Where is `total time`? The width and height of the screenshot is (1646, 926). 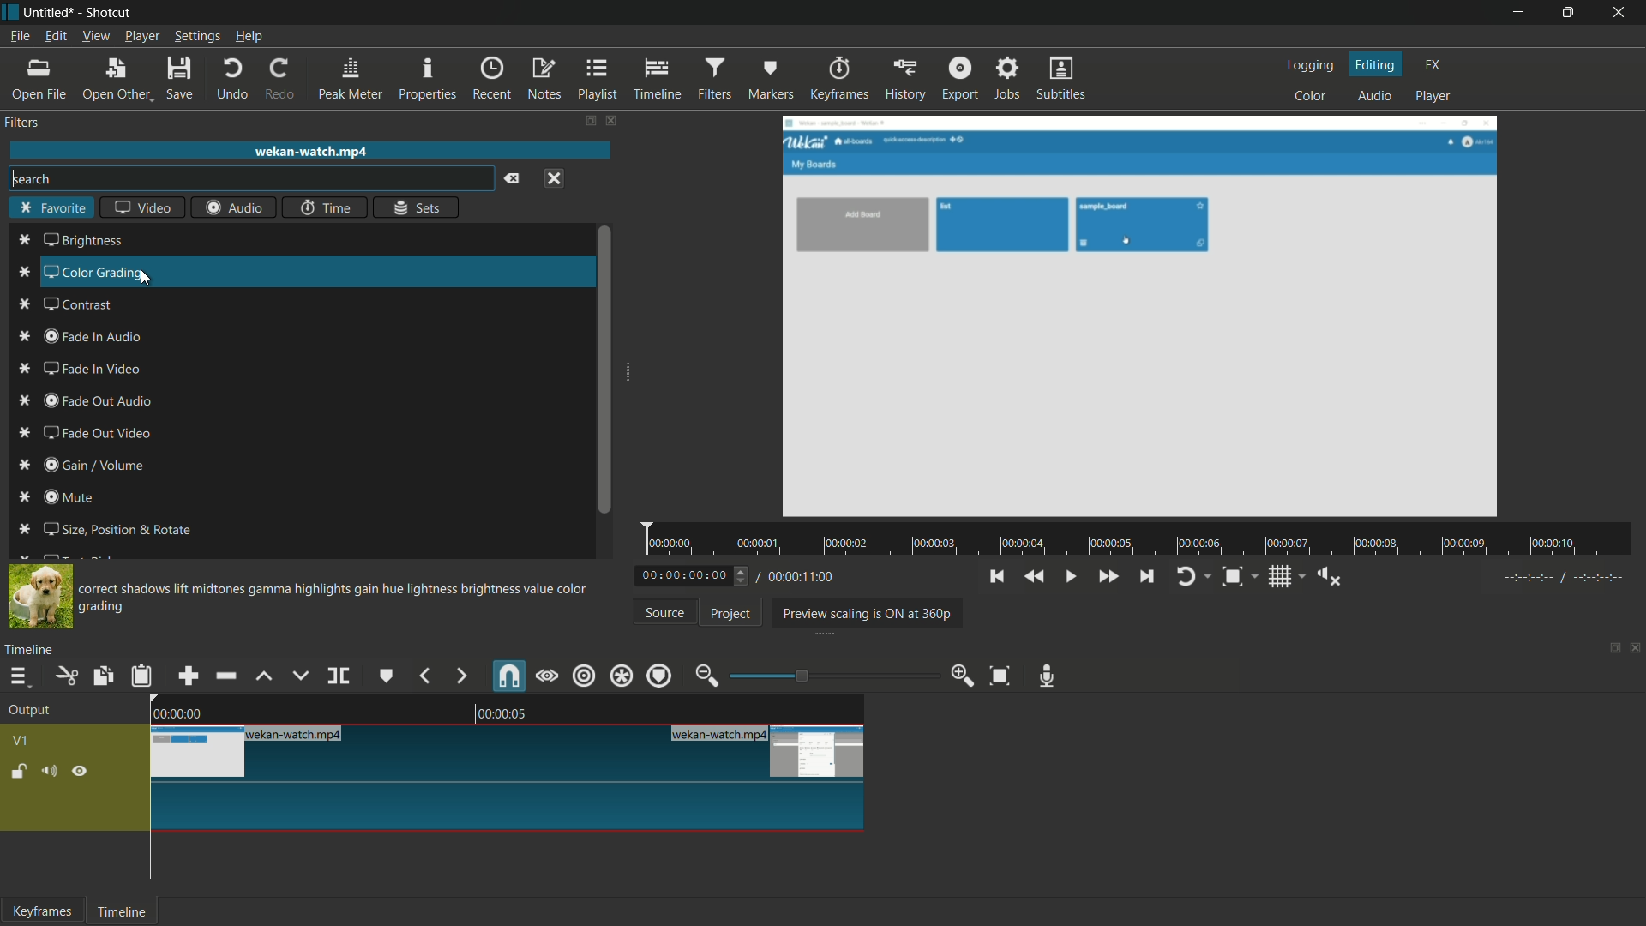 total time is located at coordinates (800, 577).